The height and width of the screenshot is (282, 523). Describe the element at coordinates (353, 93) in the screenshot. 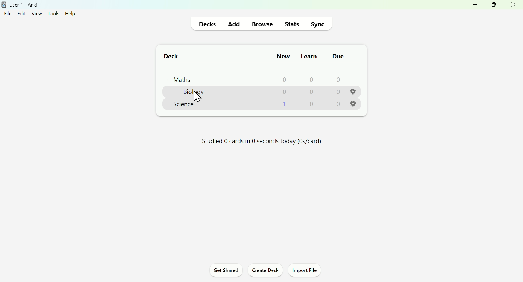

I see `settings` at that location.